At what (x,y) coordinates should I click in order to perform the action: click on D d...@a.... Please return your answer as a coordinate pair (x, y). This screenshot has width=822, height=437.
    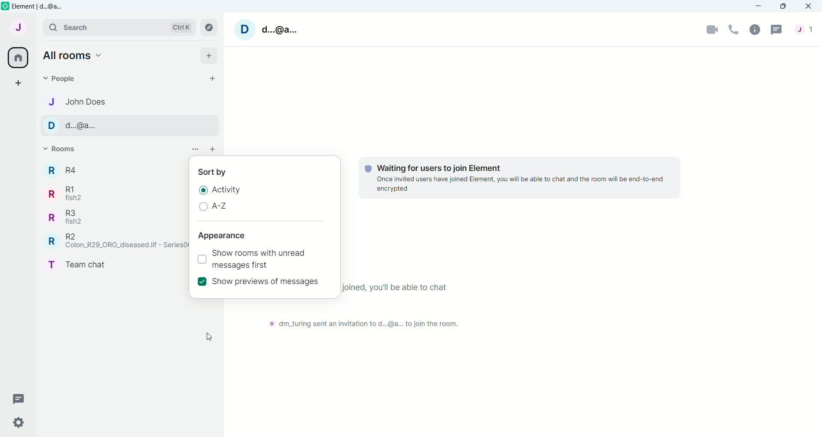
    Looking at the image, I should click on (83, 126).